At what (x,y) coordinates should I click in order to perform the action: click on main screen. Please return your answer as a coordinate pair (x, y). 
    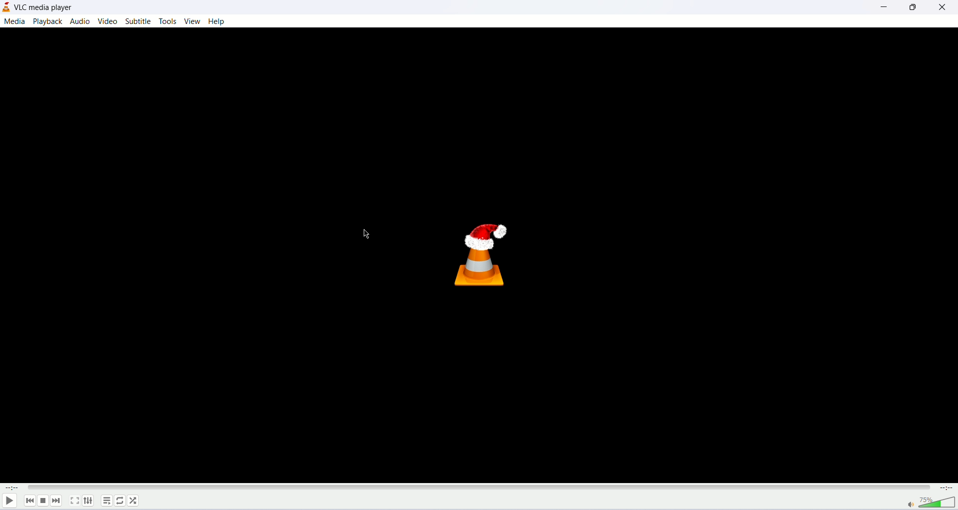
    Looking at the image, I should click on (475, 255).